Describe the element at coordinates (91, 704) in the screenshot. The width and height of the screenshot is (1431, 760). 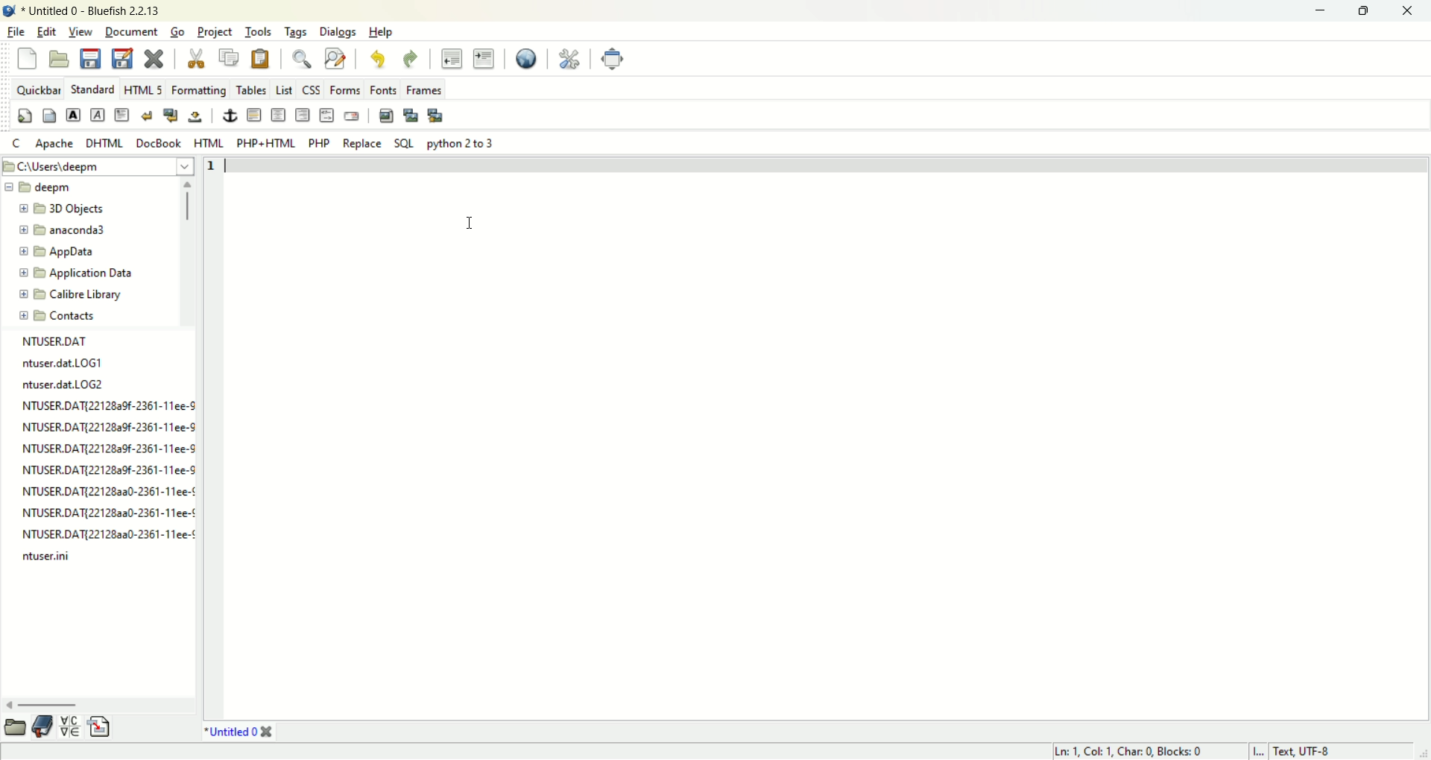
I see `horizontal scroll bar` at that location.